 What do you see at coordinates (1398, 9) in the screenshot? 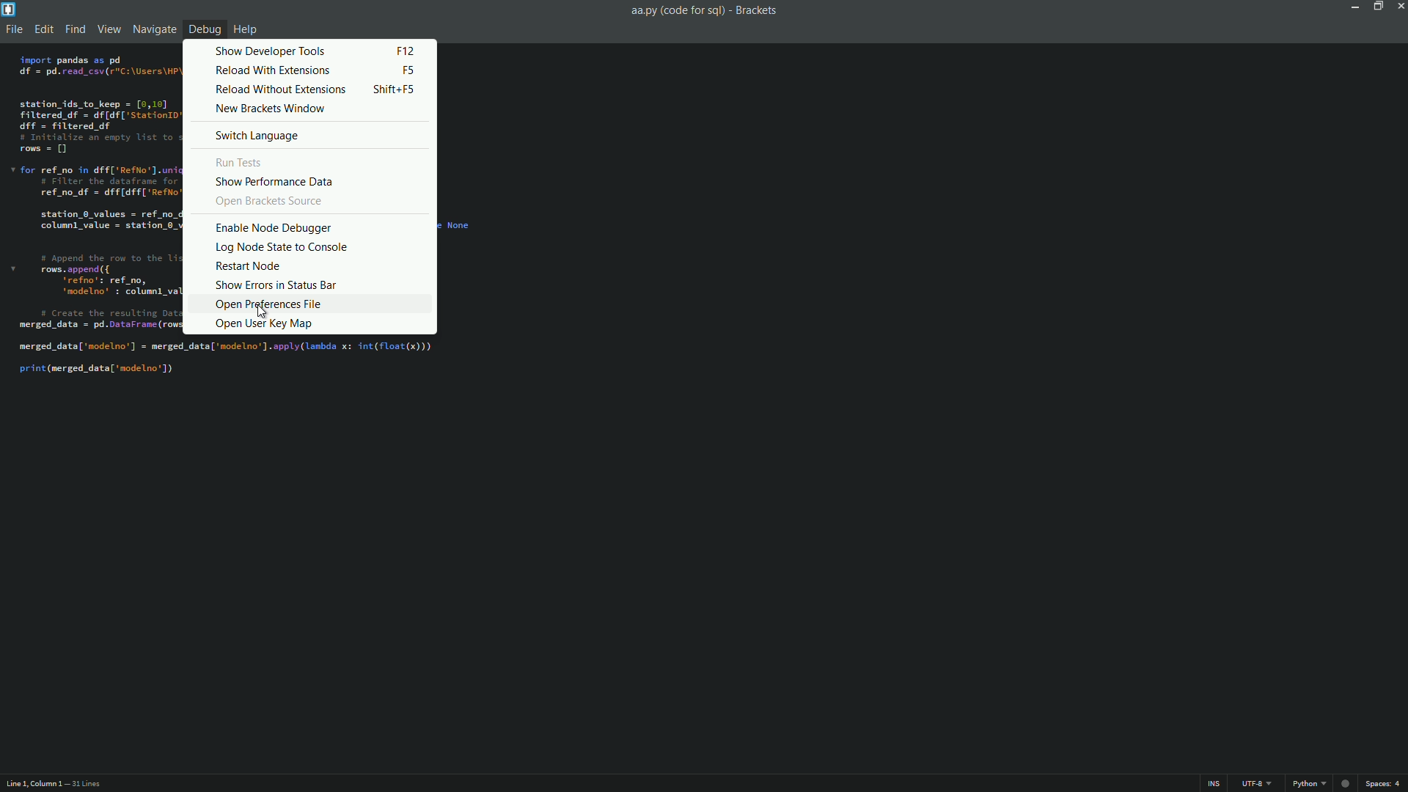
I see `close` at bounding box center [1398, 9].